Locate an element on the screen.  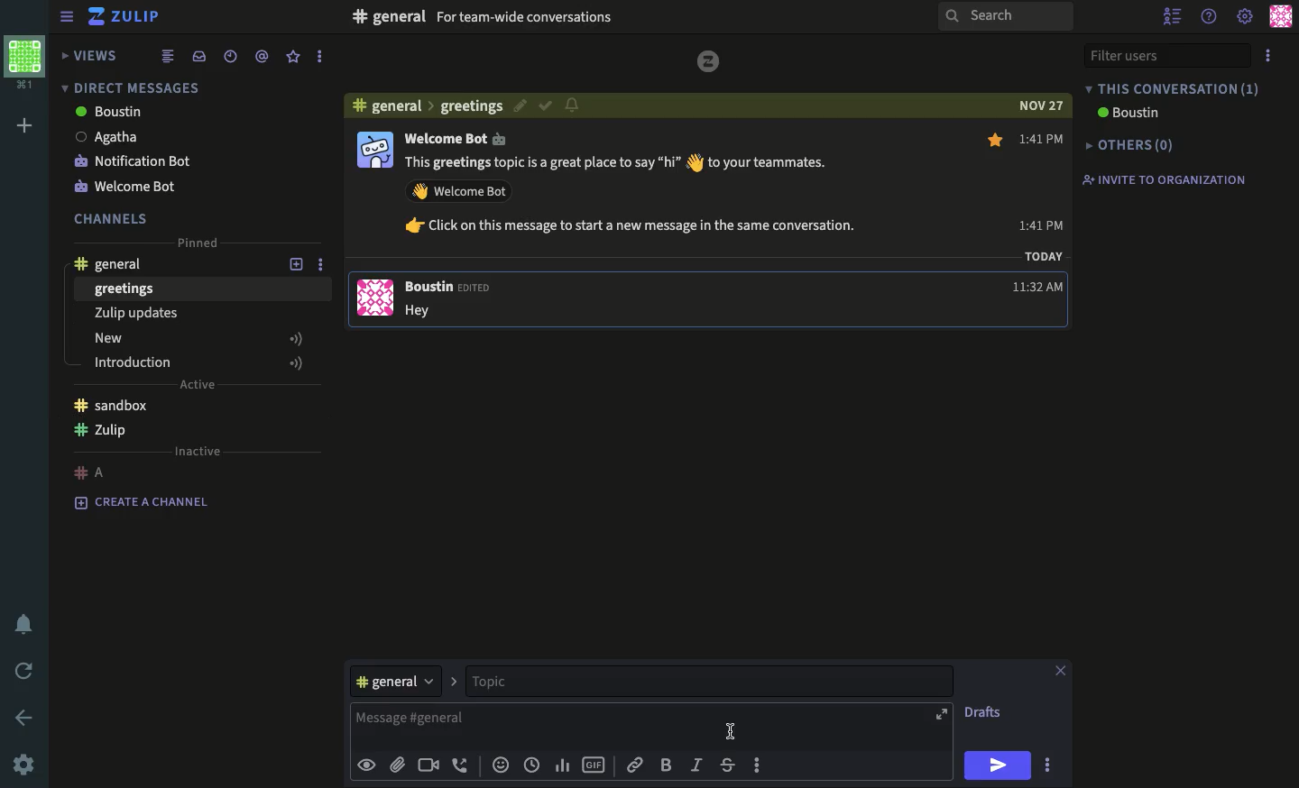
edit is located at coordinates (517, 105).